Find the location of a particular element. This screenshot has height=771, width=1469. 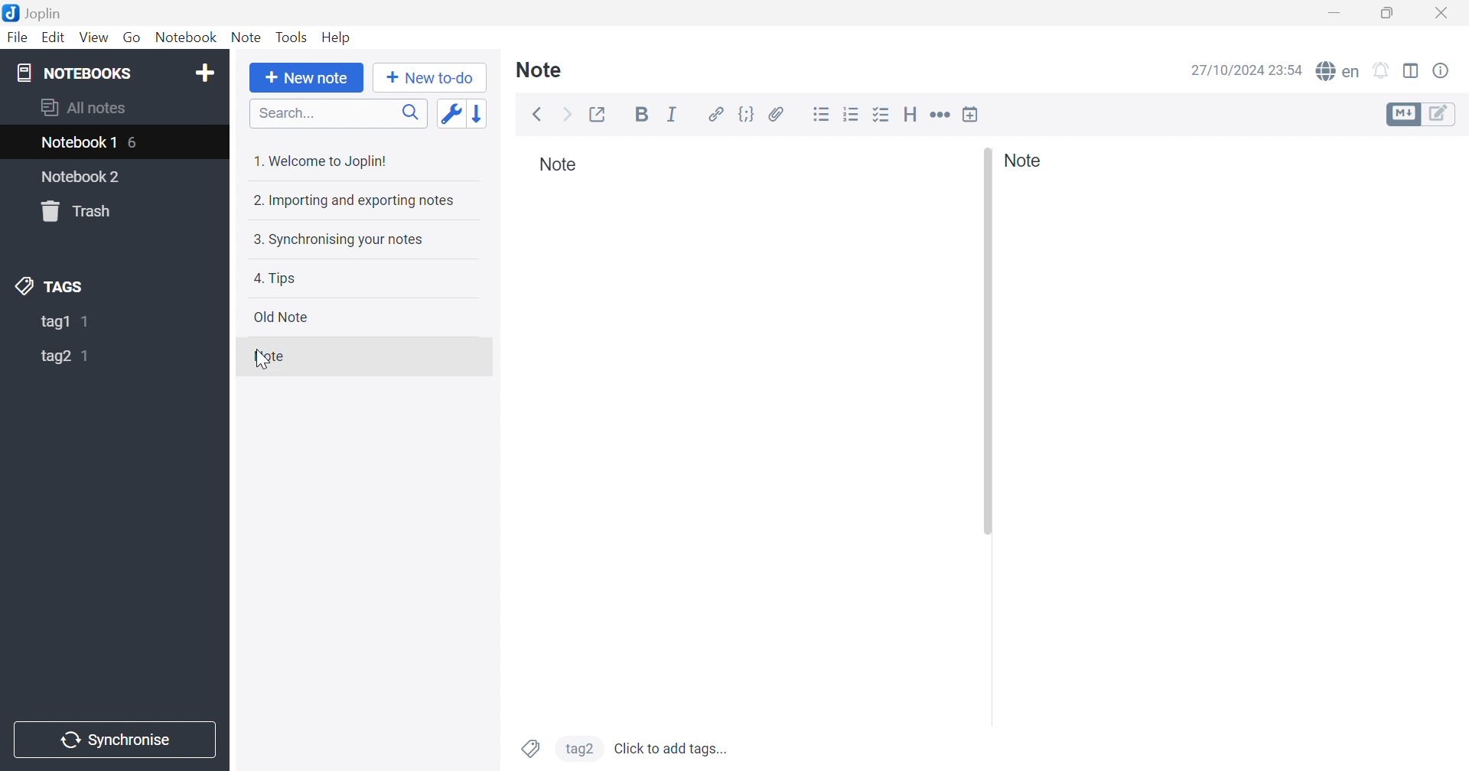

6 is located at coordinates (135, 142).